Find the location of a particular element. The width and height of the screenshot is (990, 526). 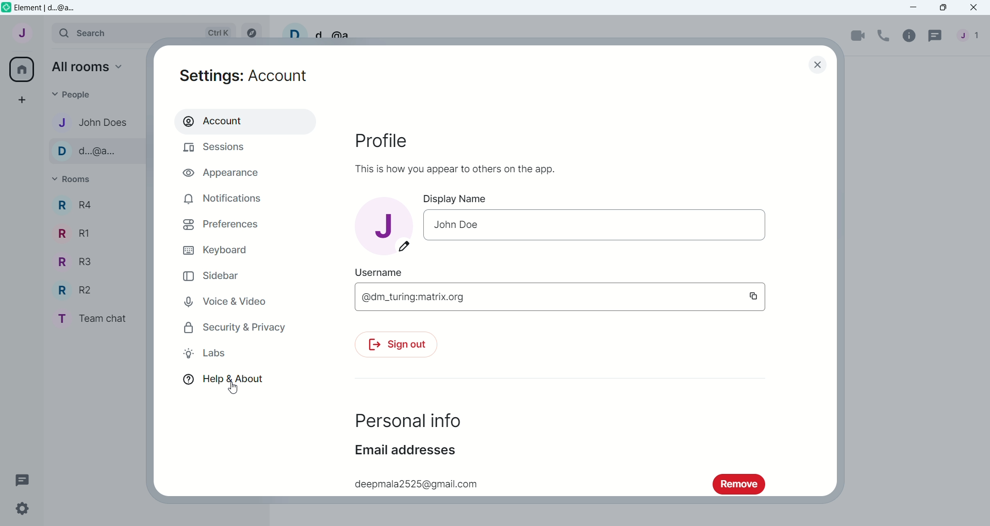

Voice and Video is located at coordinates (224, 300).